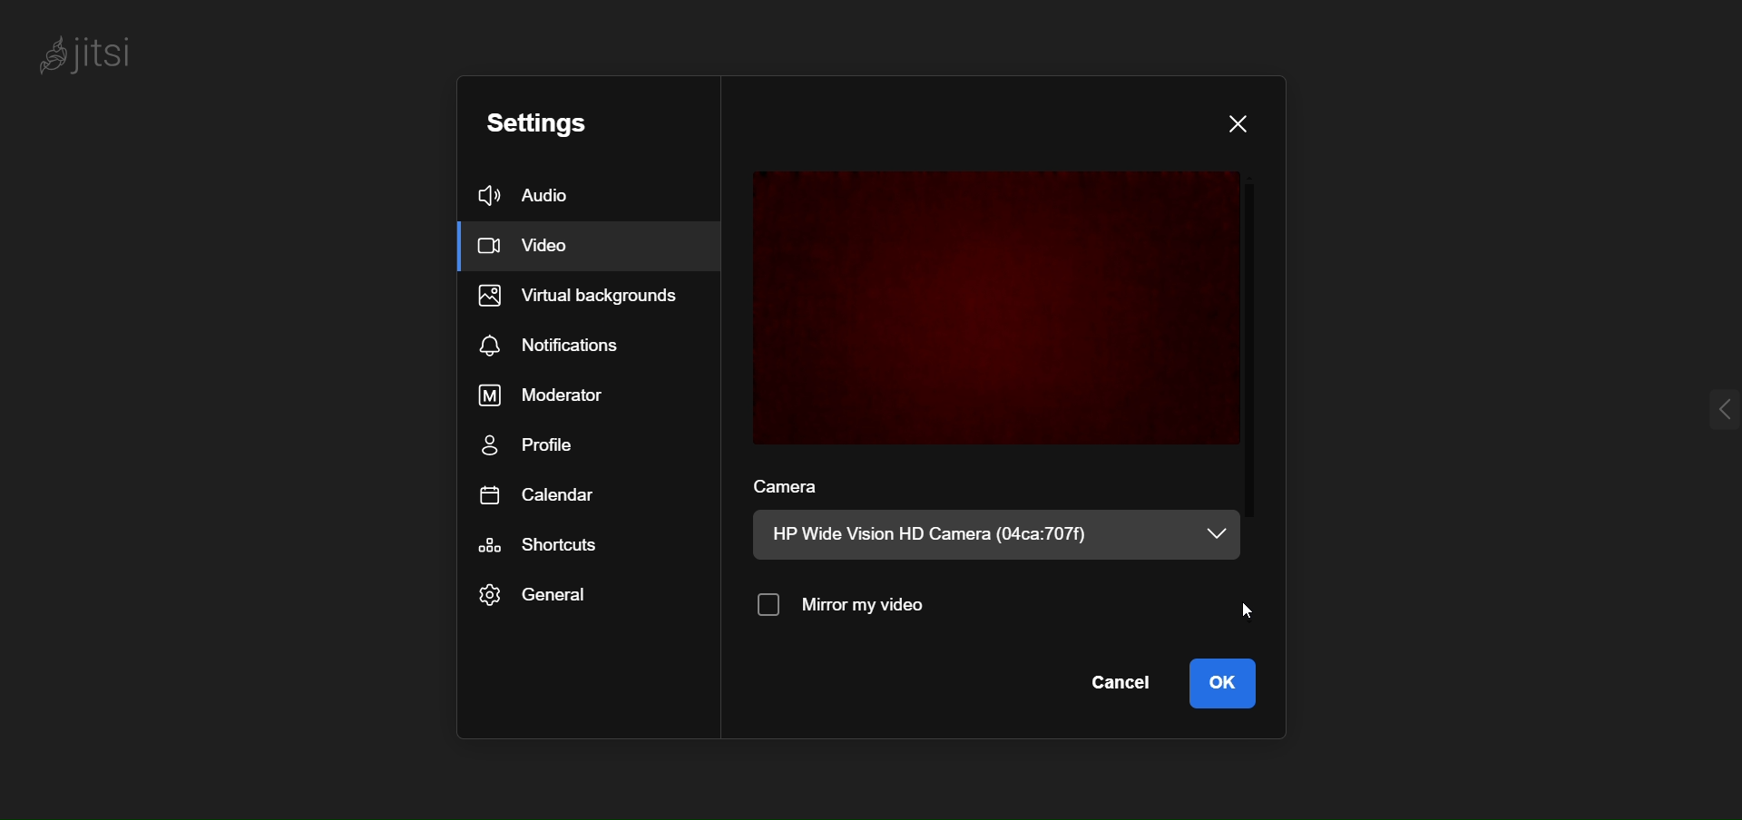  I want to click on calendar, so click(532, 494).